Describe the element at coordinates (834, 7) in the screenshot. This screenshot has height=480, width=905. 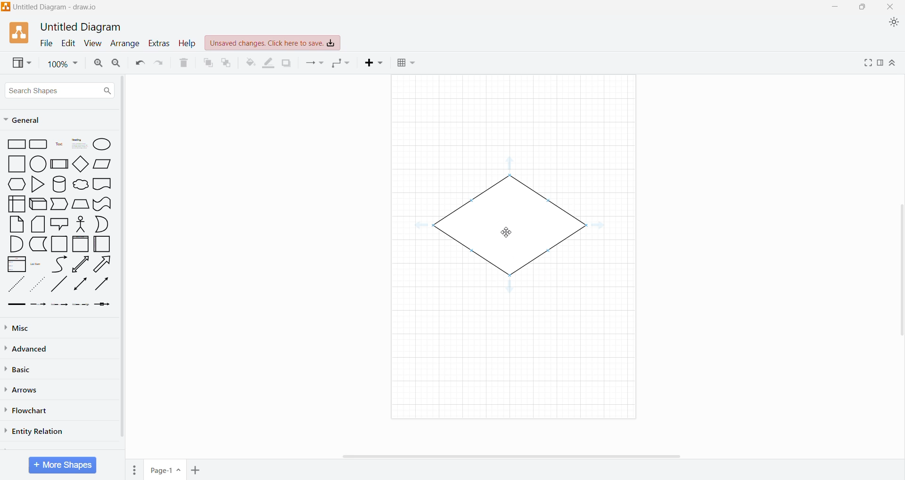
I see `Minimize` at that location.